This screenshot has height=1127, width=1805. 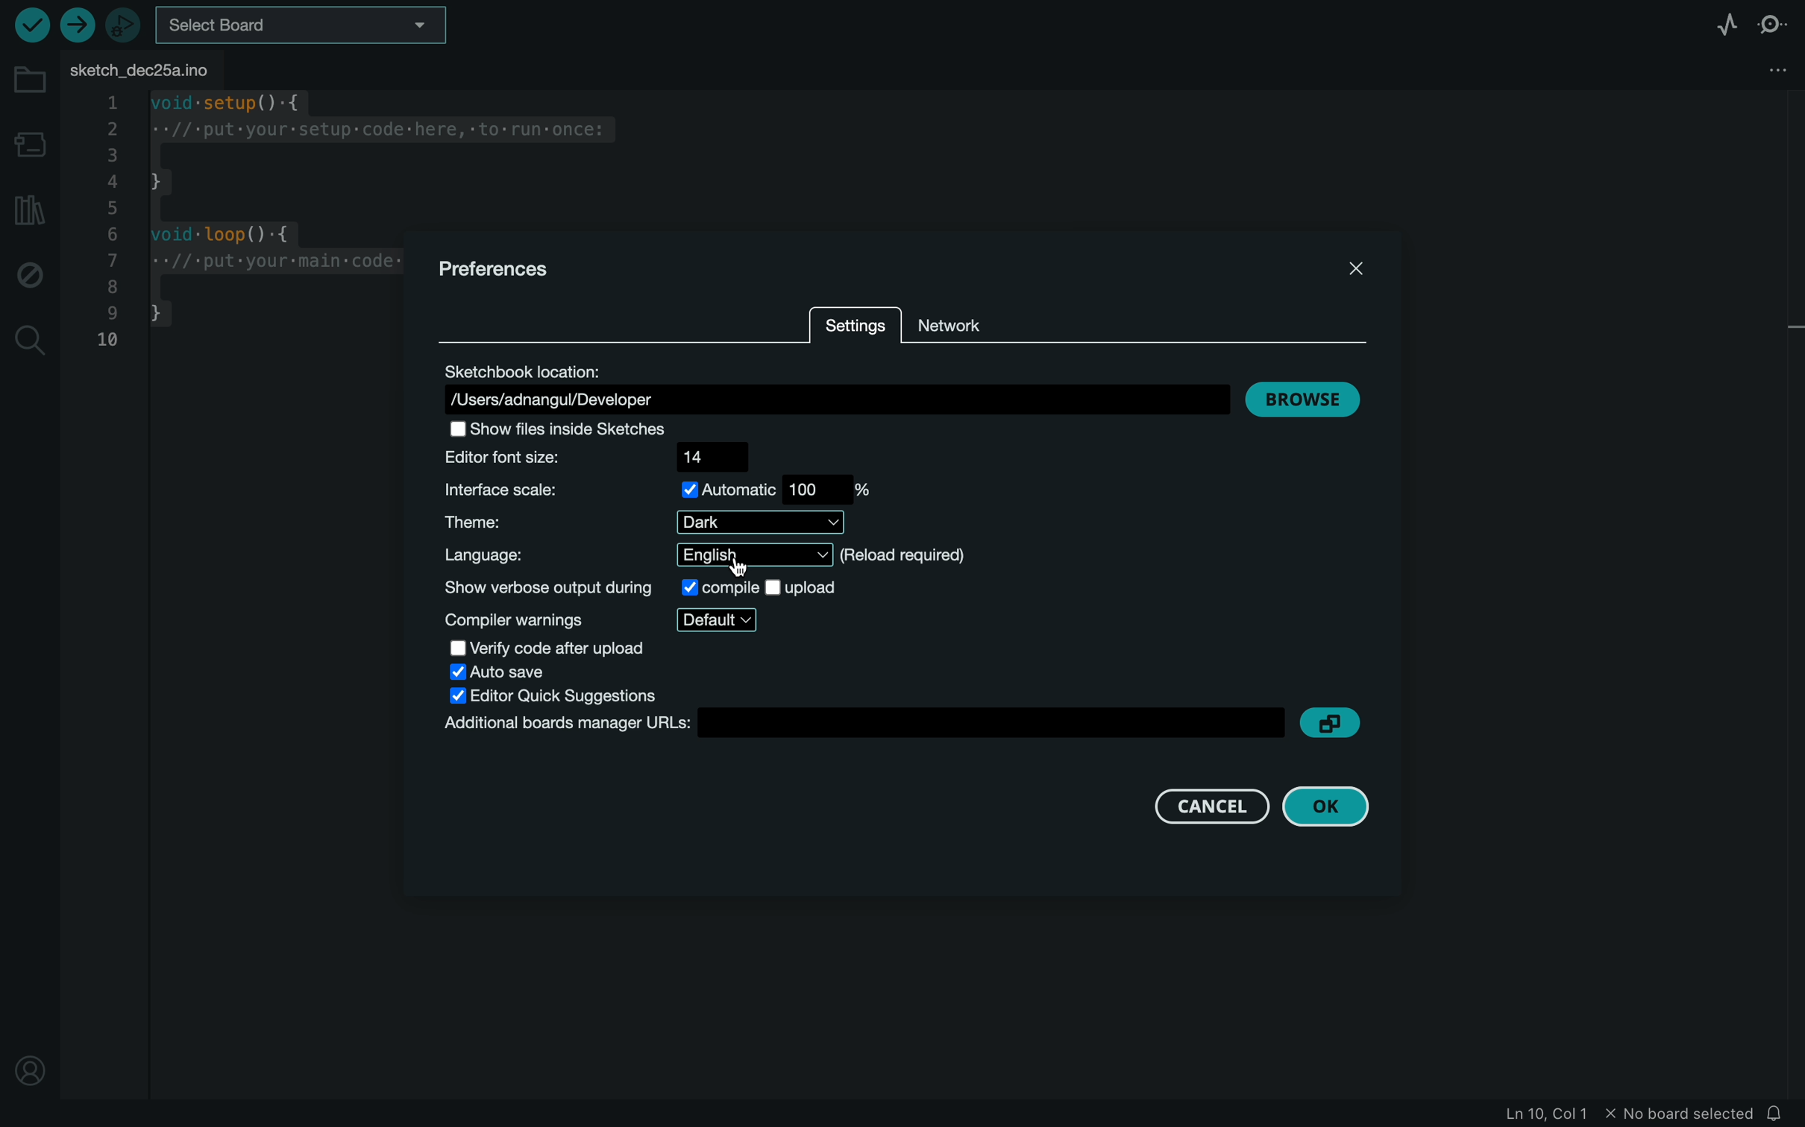 I want to click on copy, so click(x=1335, y=722).